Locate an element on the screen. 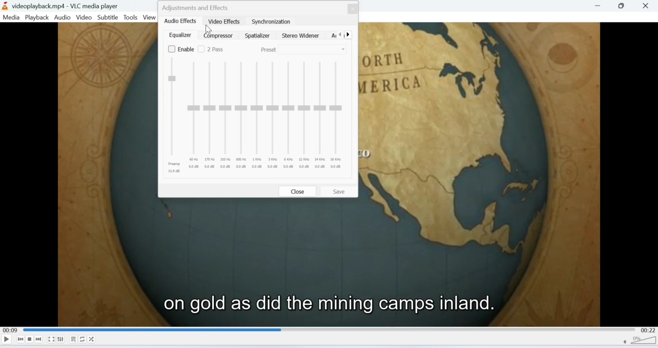 This screenshot has width=658, height=348. spatializer is located at coordinates (255, 36).